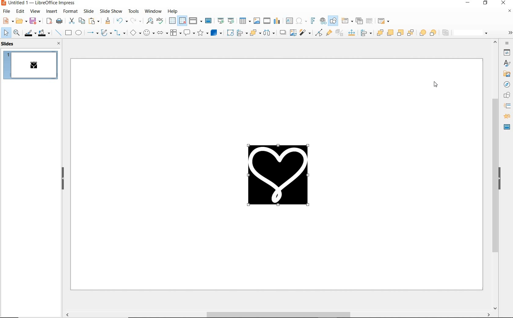 The image size is (513, 318). Describe the element at coordinates (366, 33) in the screenshot. I see `` at that location.